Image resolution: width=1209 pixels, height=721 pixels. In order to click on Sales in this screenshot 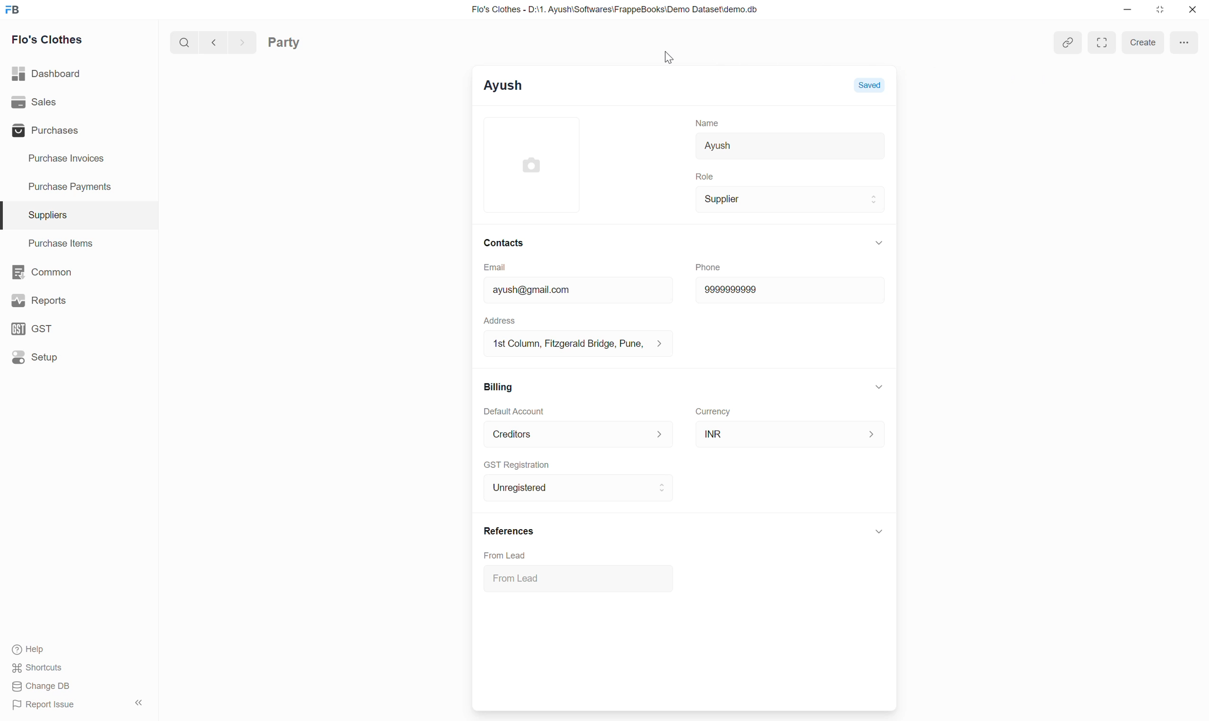, I will do `click(79, 102)`.